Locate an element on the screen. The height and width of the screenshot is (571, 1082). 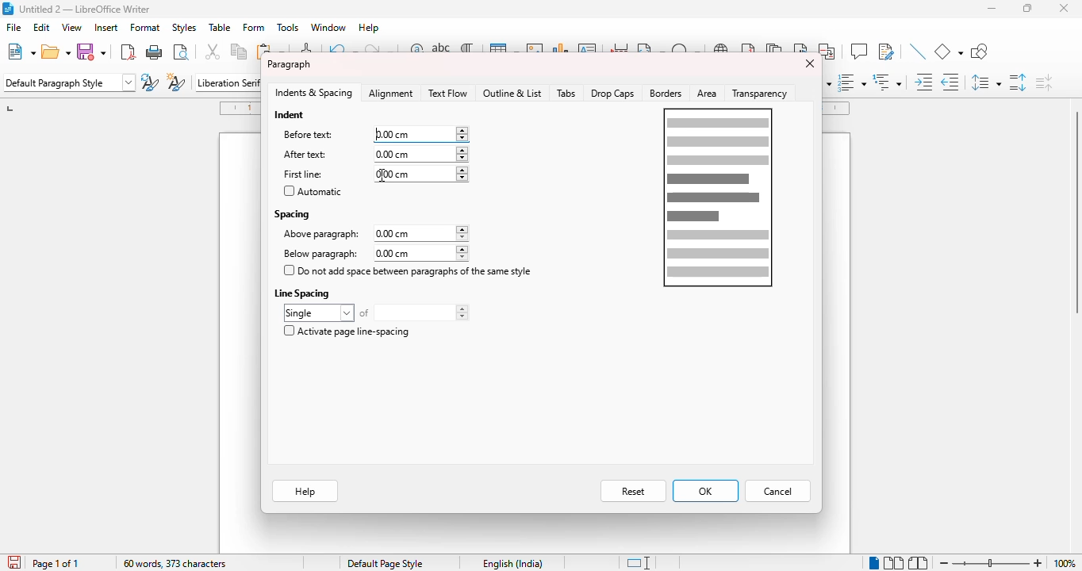
help is located at coordinates (370, 28).